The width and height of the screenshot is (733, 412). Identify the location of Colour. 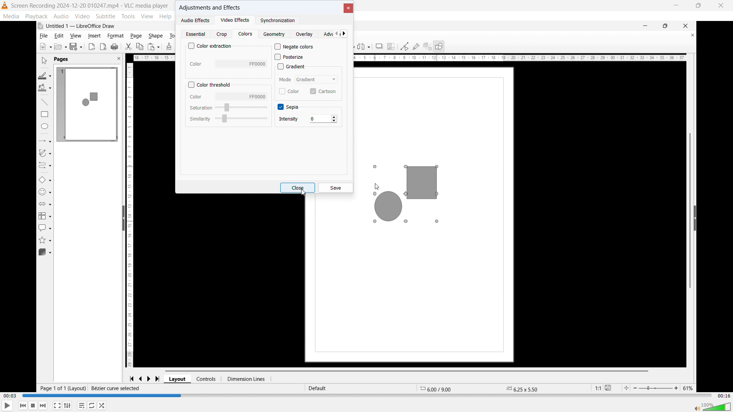
(197, 64).